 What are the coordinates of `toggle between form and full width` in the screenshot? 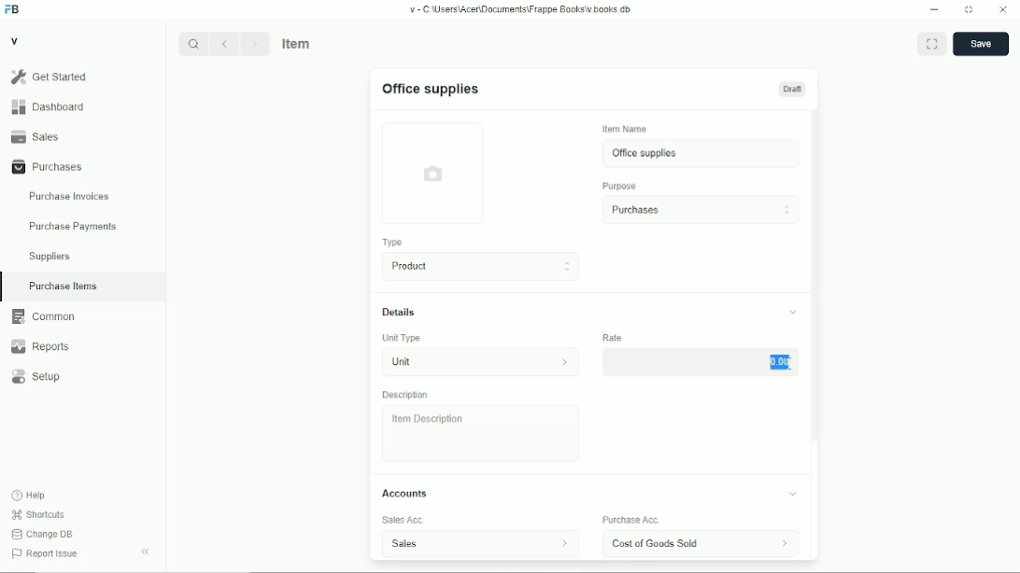 It's located at (932, 43).